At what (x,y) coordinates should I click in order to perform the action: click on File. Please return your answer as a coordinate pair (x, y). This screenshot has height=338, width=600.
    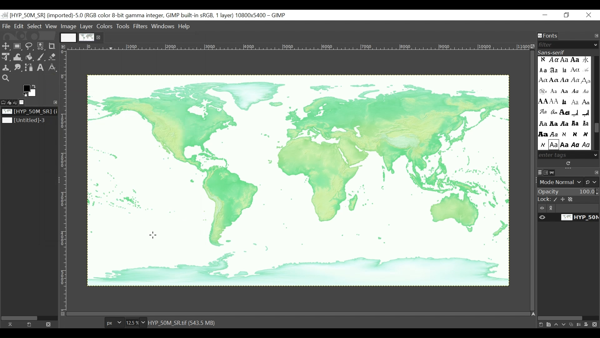
    Looking at the image, I should click on (7, 26).